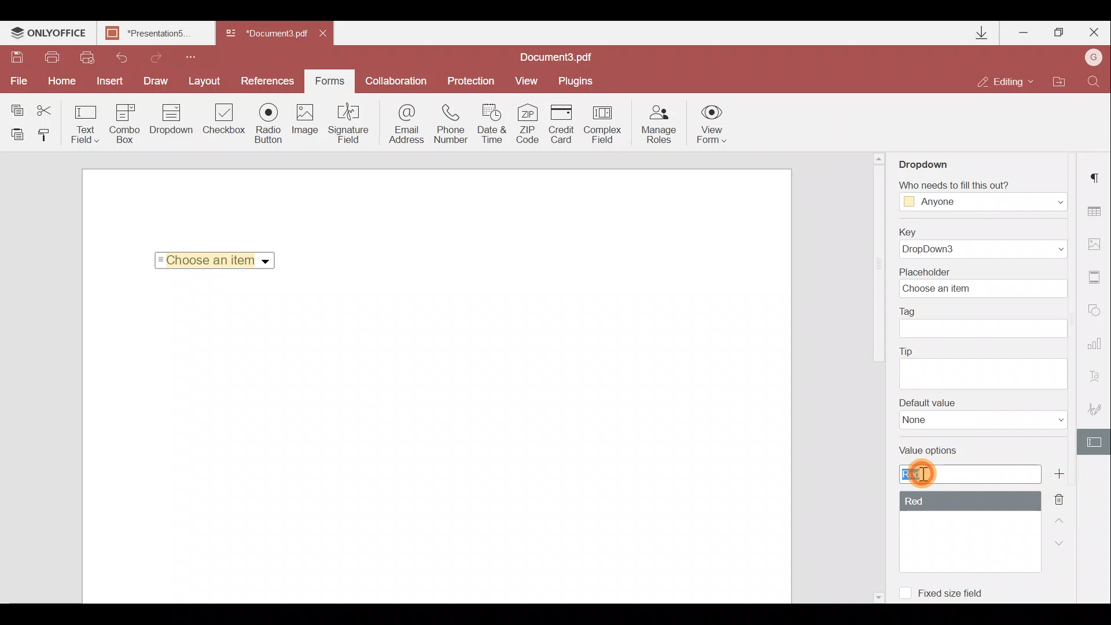 The height and width of the screenshot is (625, 1111). Describe the element at coordinates (970, 514) in the screenshot. I see `Value options` at that location.